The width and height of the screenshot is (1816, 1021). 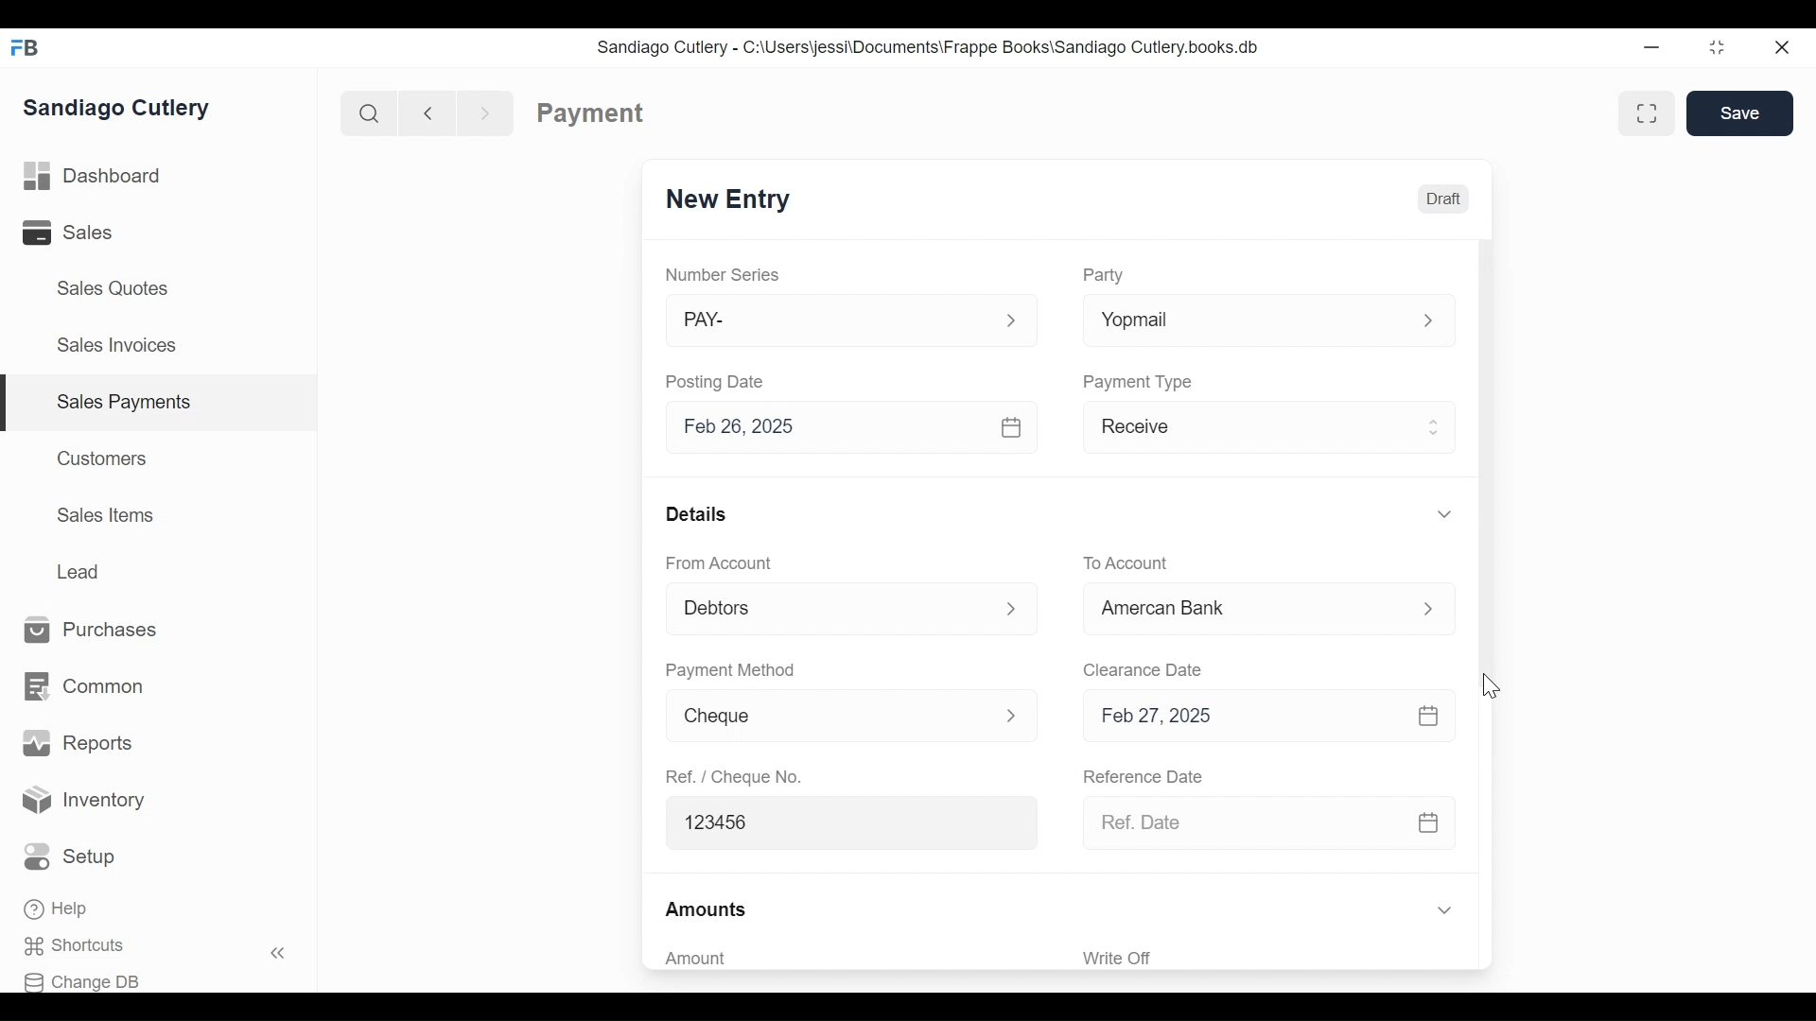 What do you see at coordinates (1490, 685) in the screenshot?
I see `cursor` at bounding box center [1490, 685].